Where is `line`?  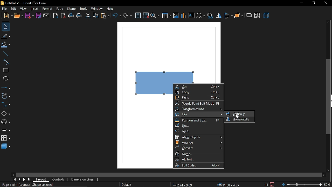
line is located at coordinates (5, 54).